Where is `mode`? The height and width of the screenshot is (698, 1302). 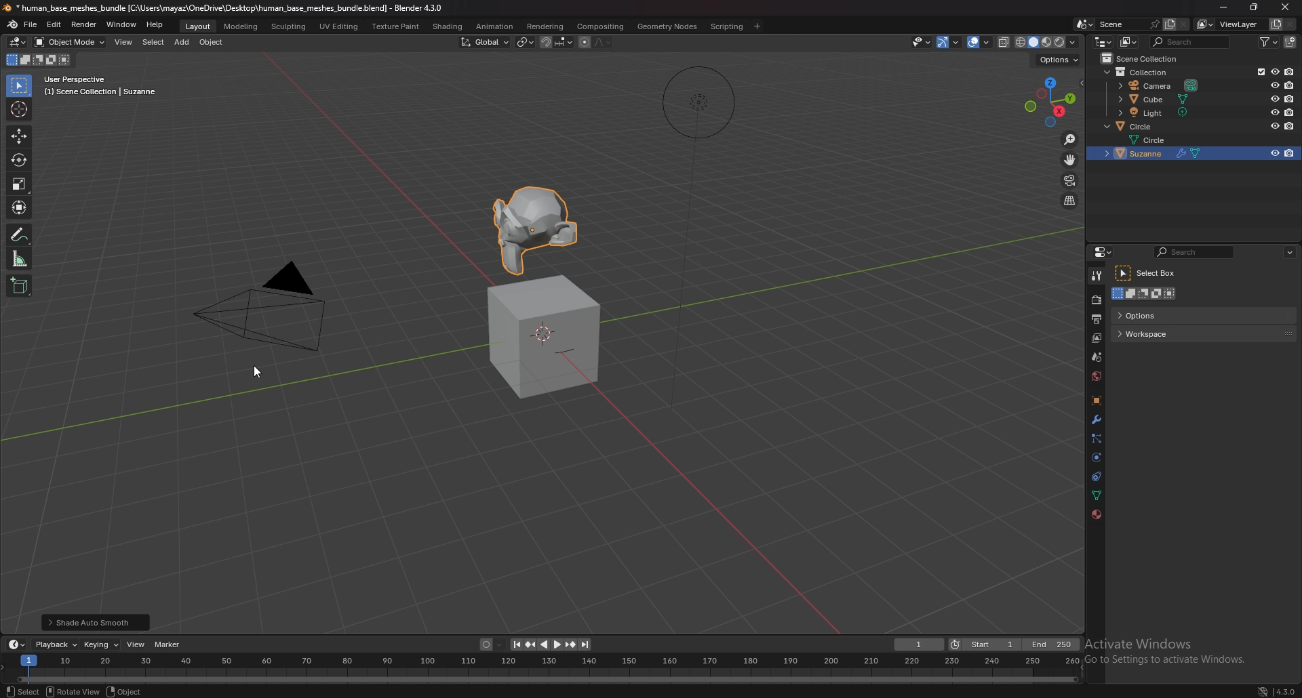
mode is located at coordinates (41, 60).